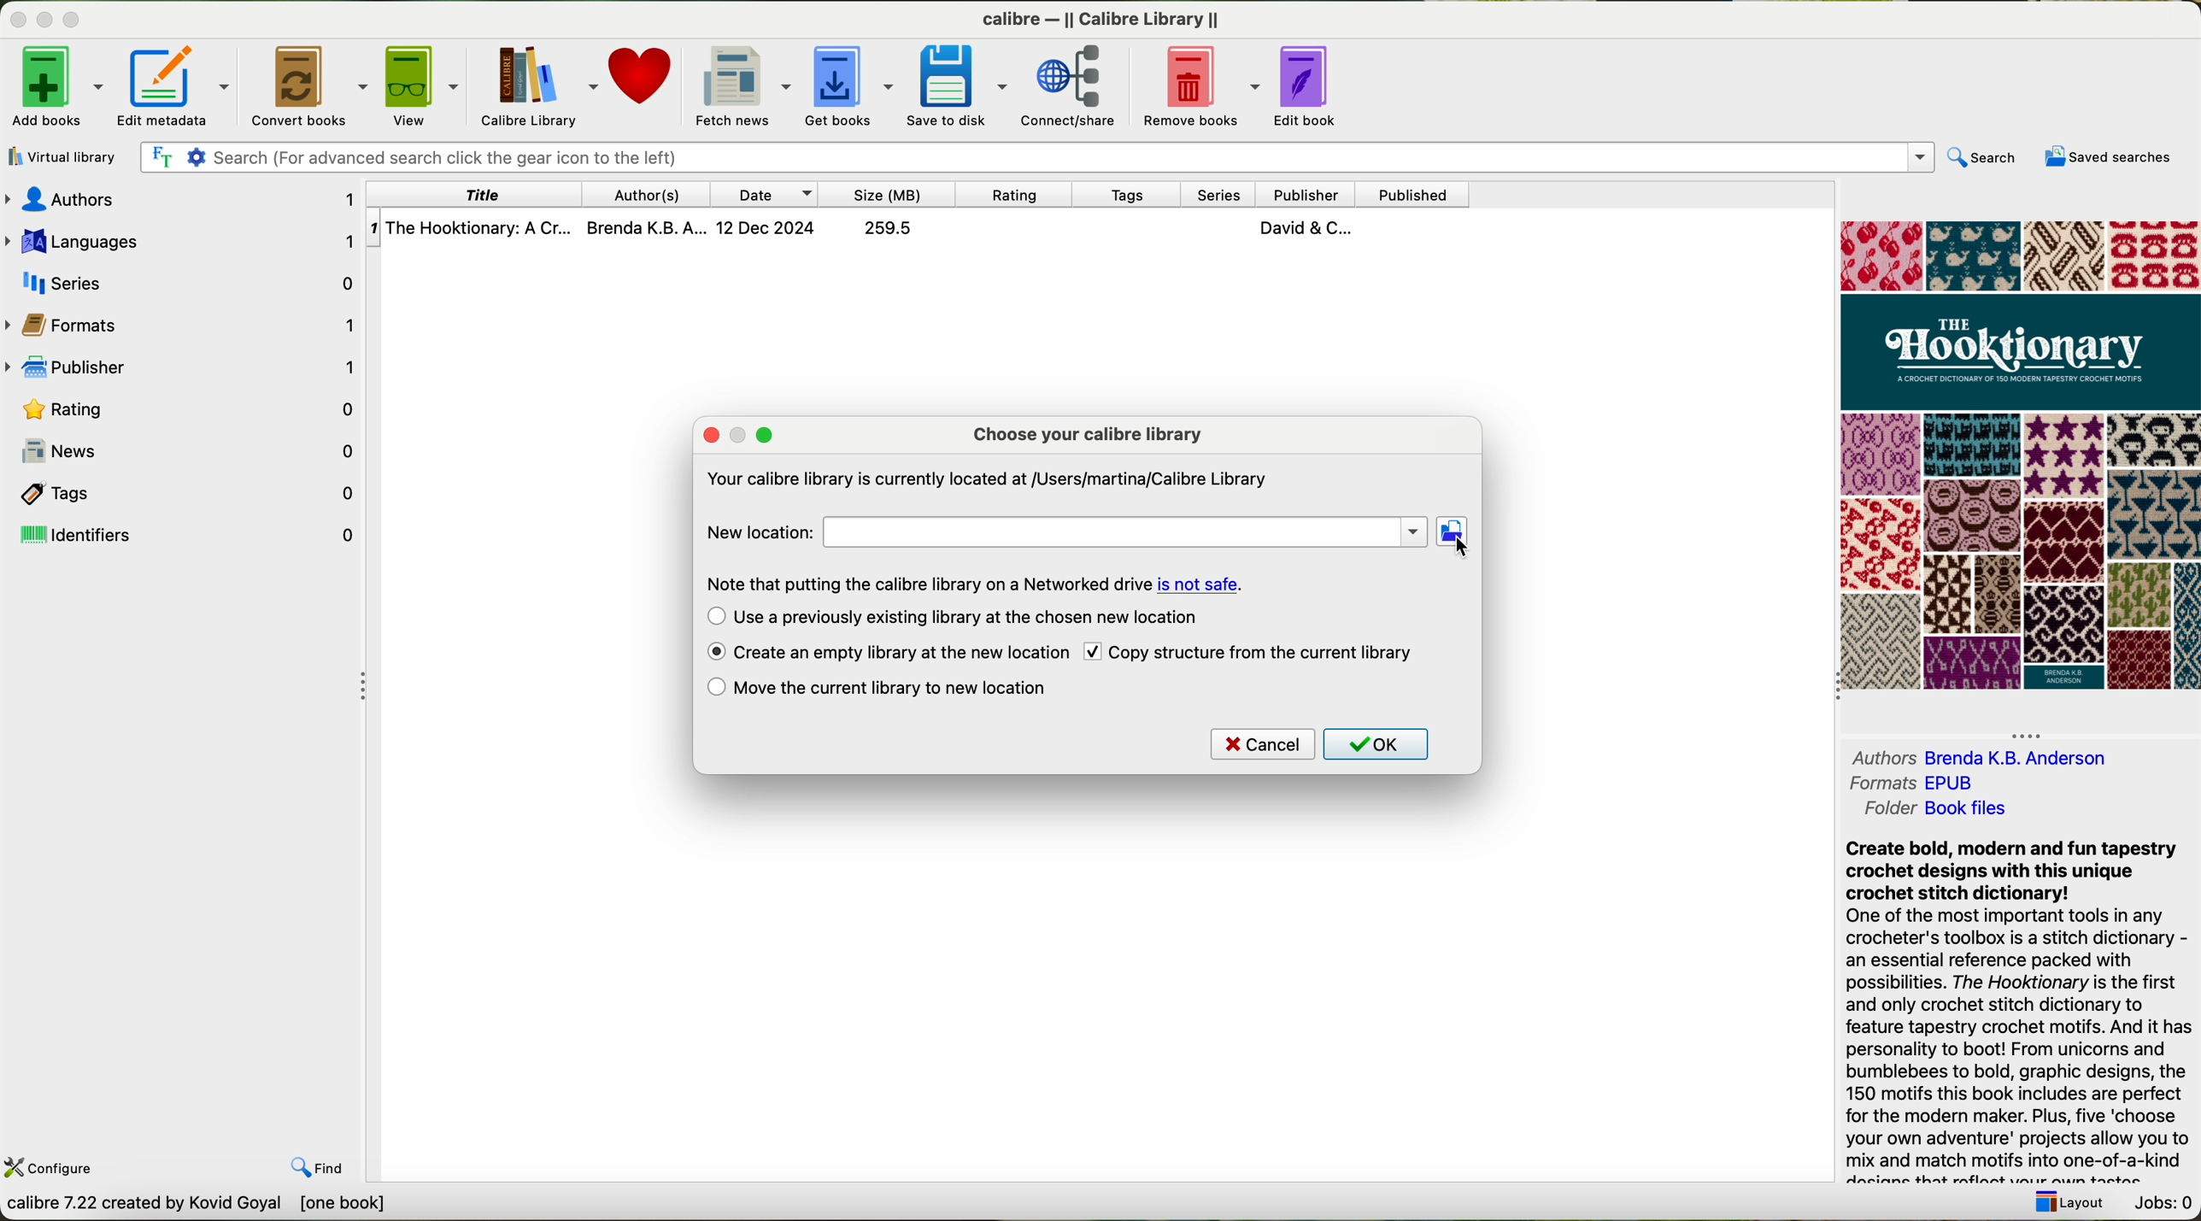  I want to click on authors Brenda K. B. Andreson, so click(1978, 758).